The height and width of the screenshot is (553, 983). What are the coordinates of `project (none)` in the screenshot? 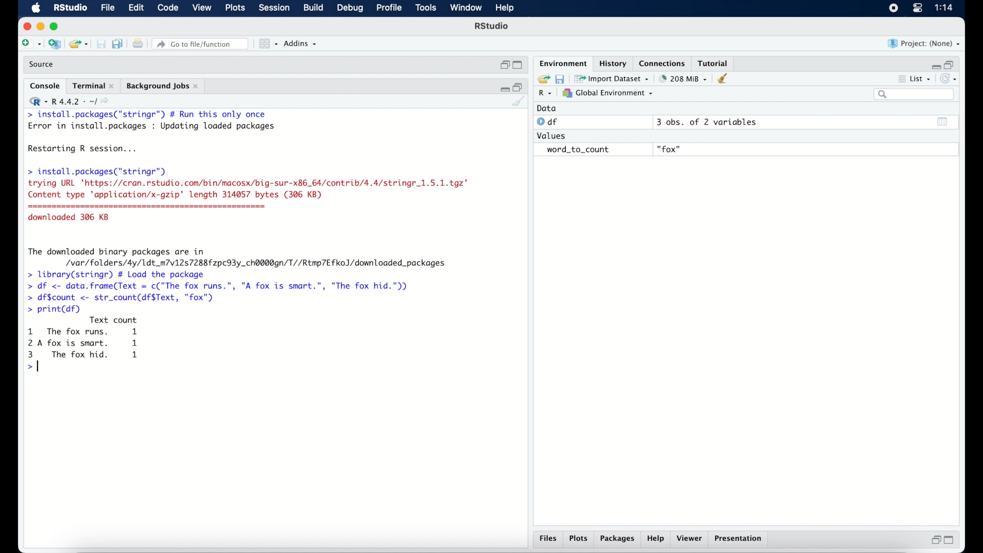 It's located at (924, 44).